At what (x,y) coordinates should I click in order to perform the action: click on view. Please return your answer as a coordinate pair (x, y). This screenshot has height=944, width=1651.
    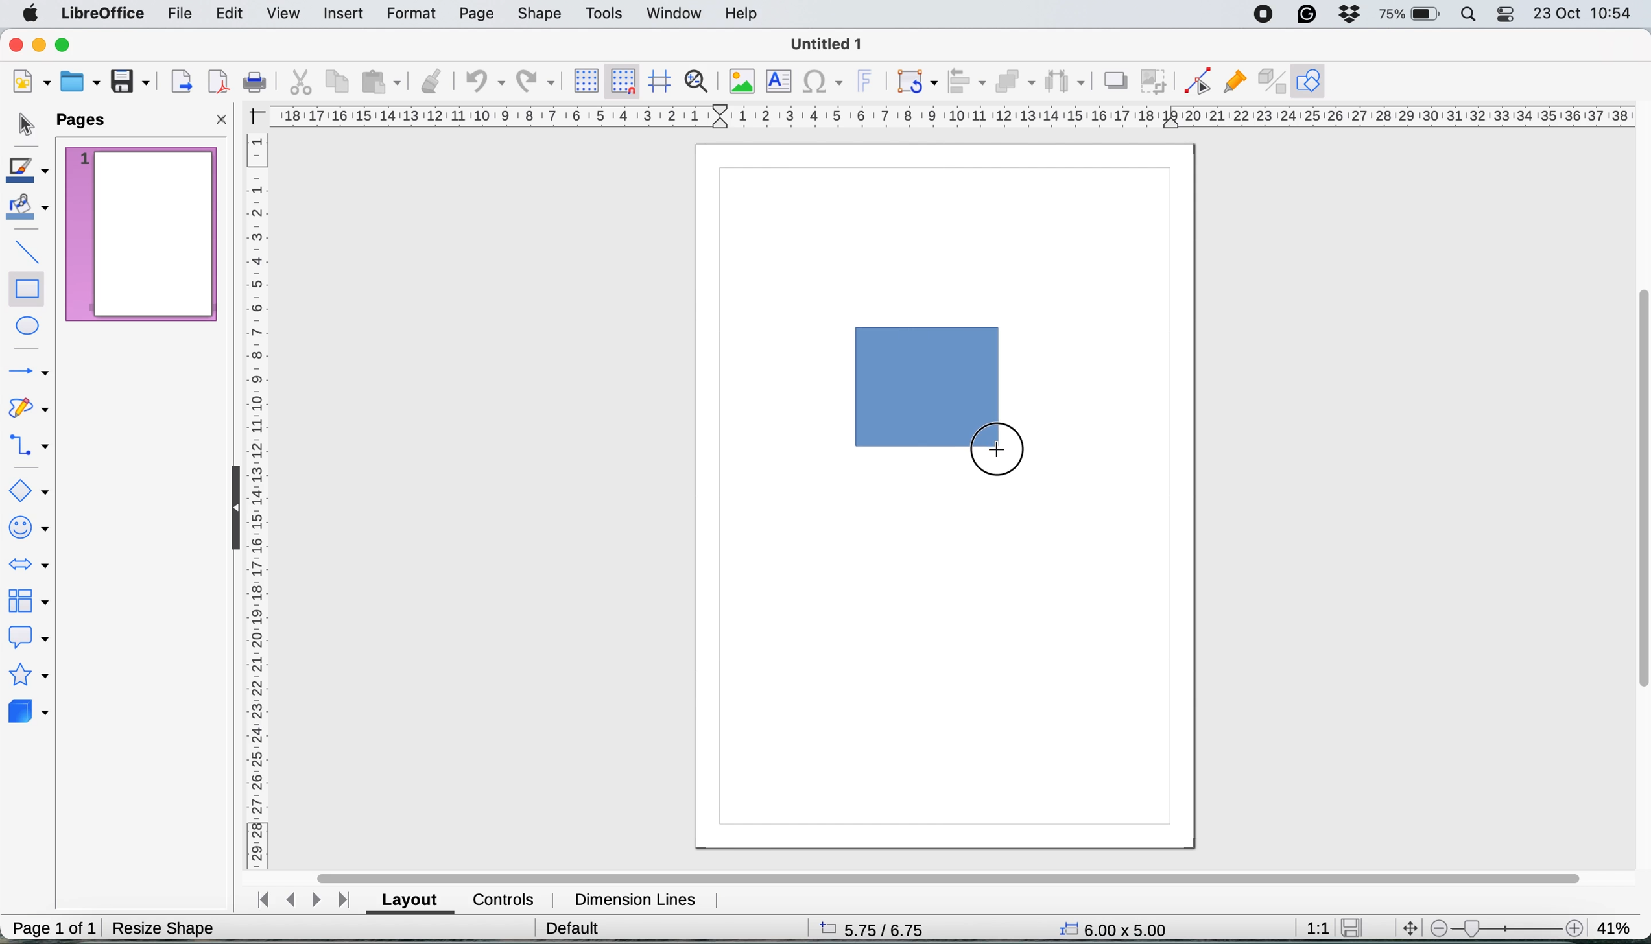
    Looking at the image, I should click on (285, 15).